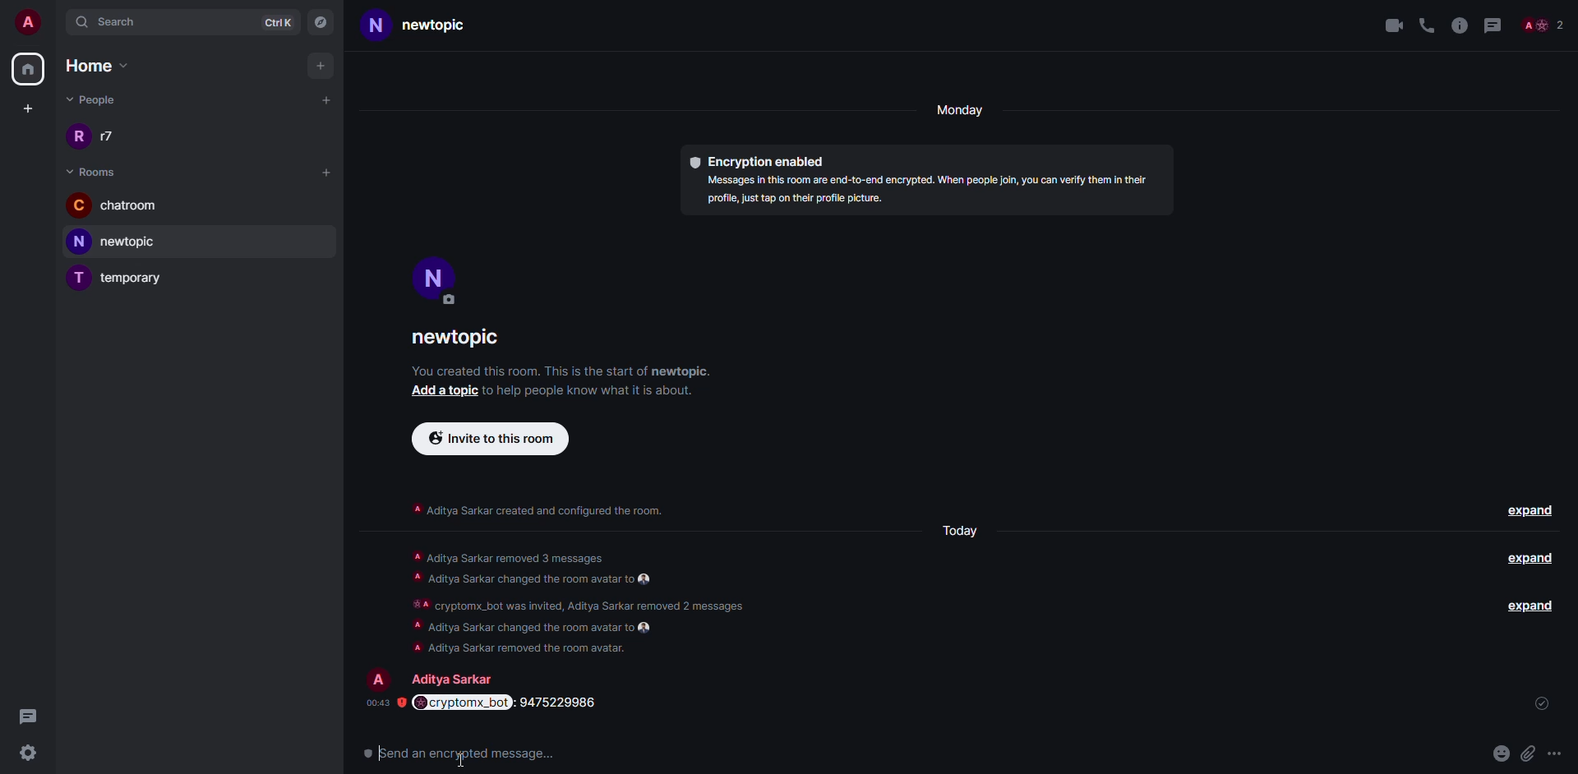 Image resolution: width=1578 pixels, height=774 pixels. Describe the element at coordinates (576, 703) in the screenshot. I see `Phone number` at that location.